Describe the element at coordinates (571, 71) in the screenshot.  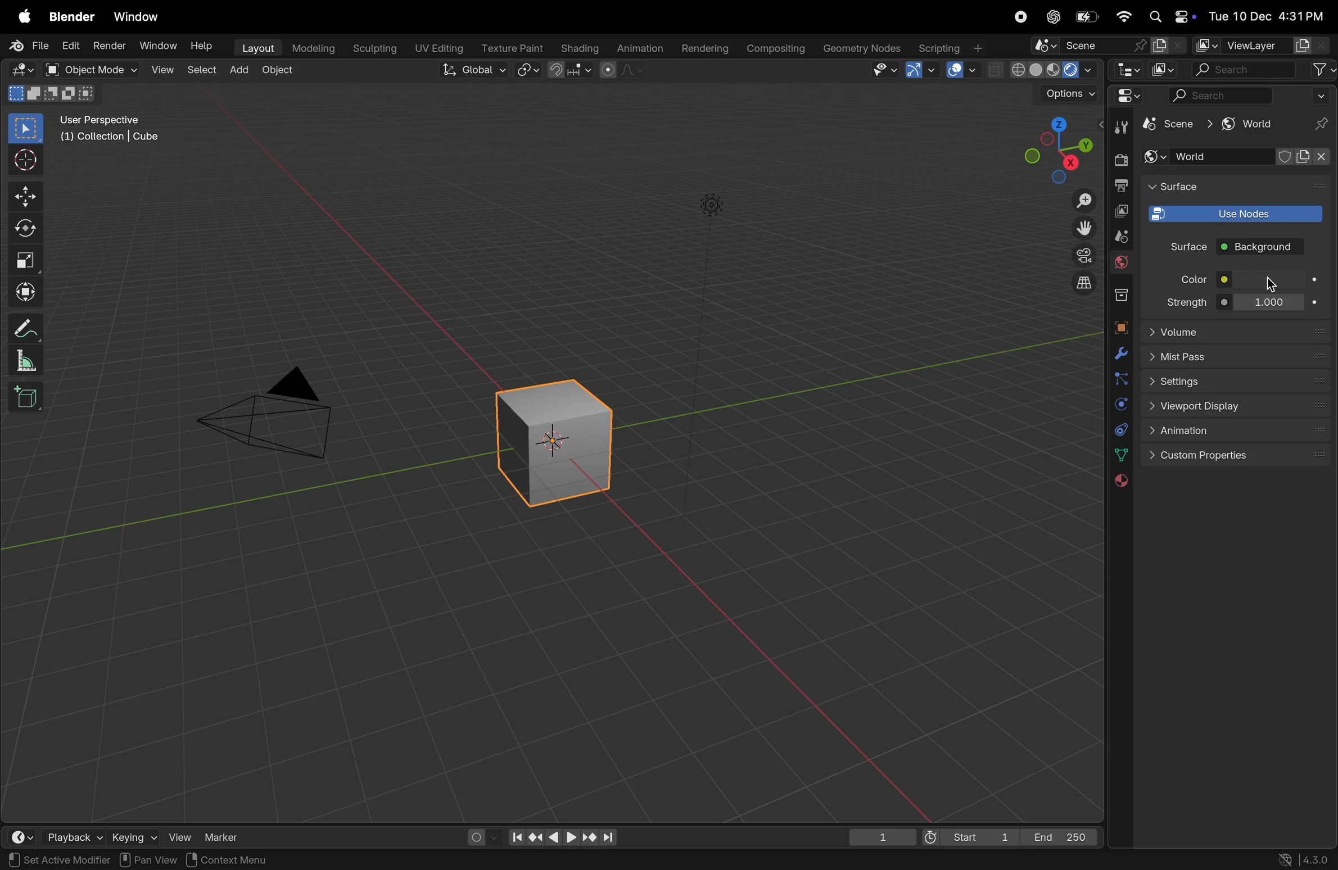
I see `snap` at that location.